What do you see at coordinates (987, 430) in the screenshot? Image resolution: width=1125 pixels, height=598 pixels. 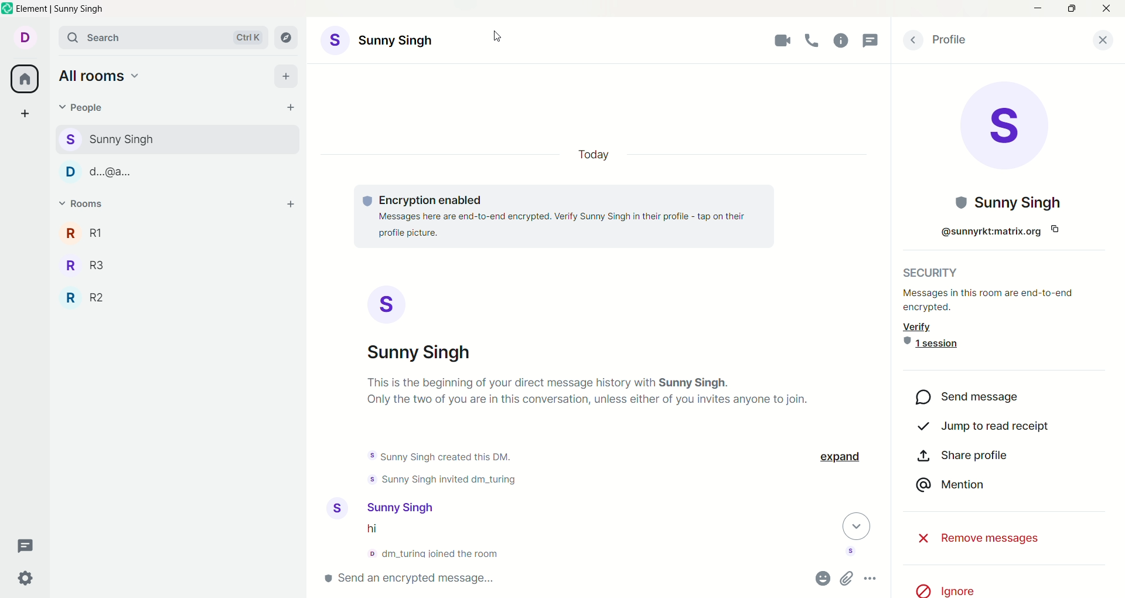 I see `jump to read receipt` at bounding box center [987, 430].